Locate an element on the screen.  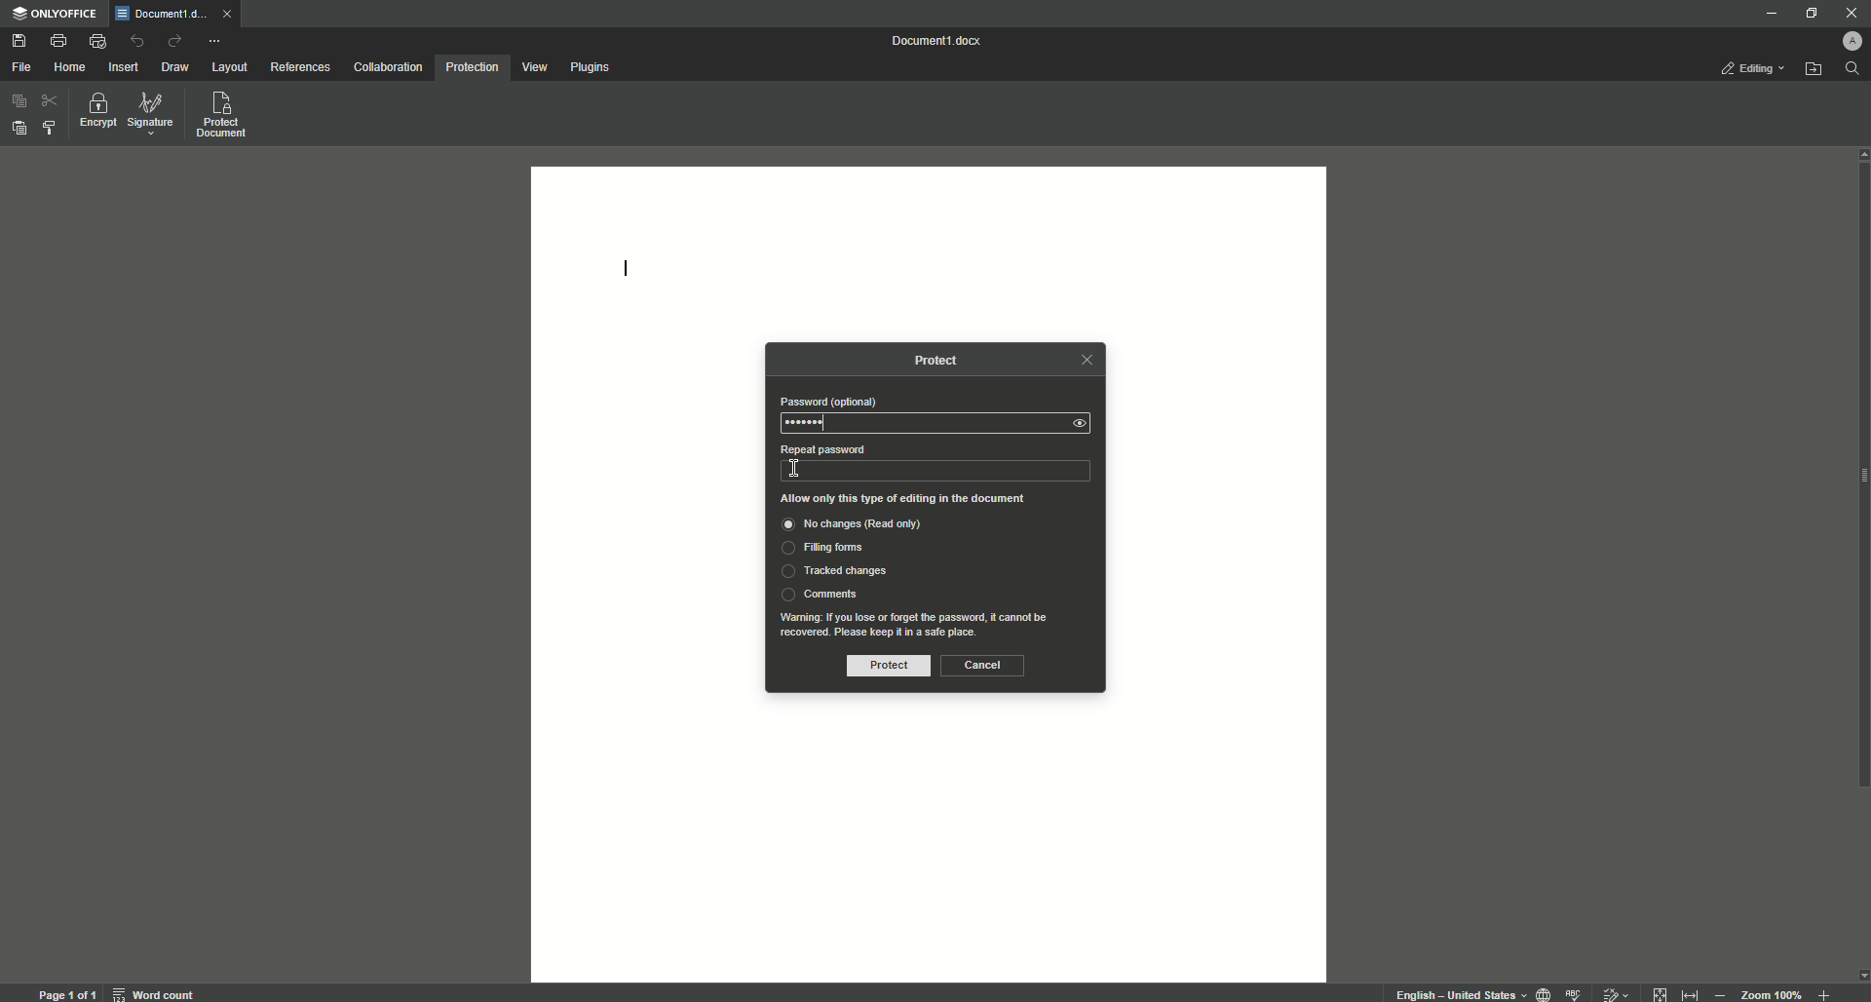
Redo is located at coordinates (173, 40).